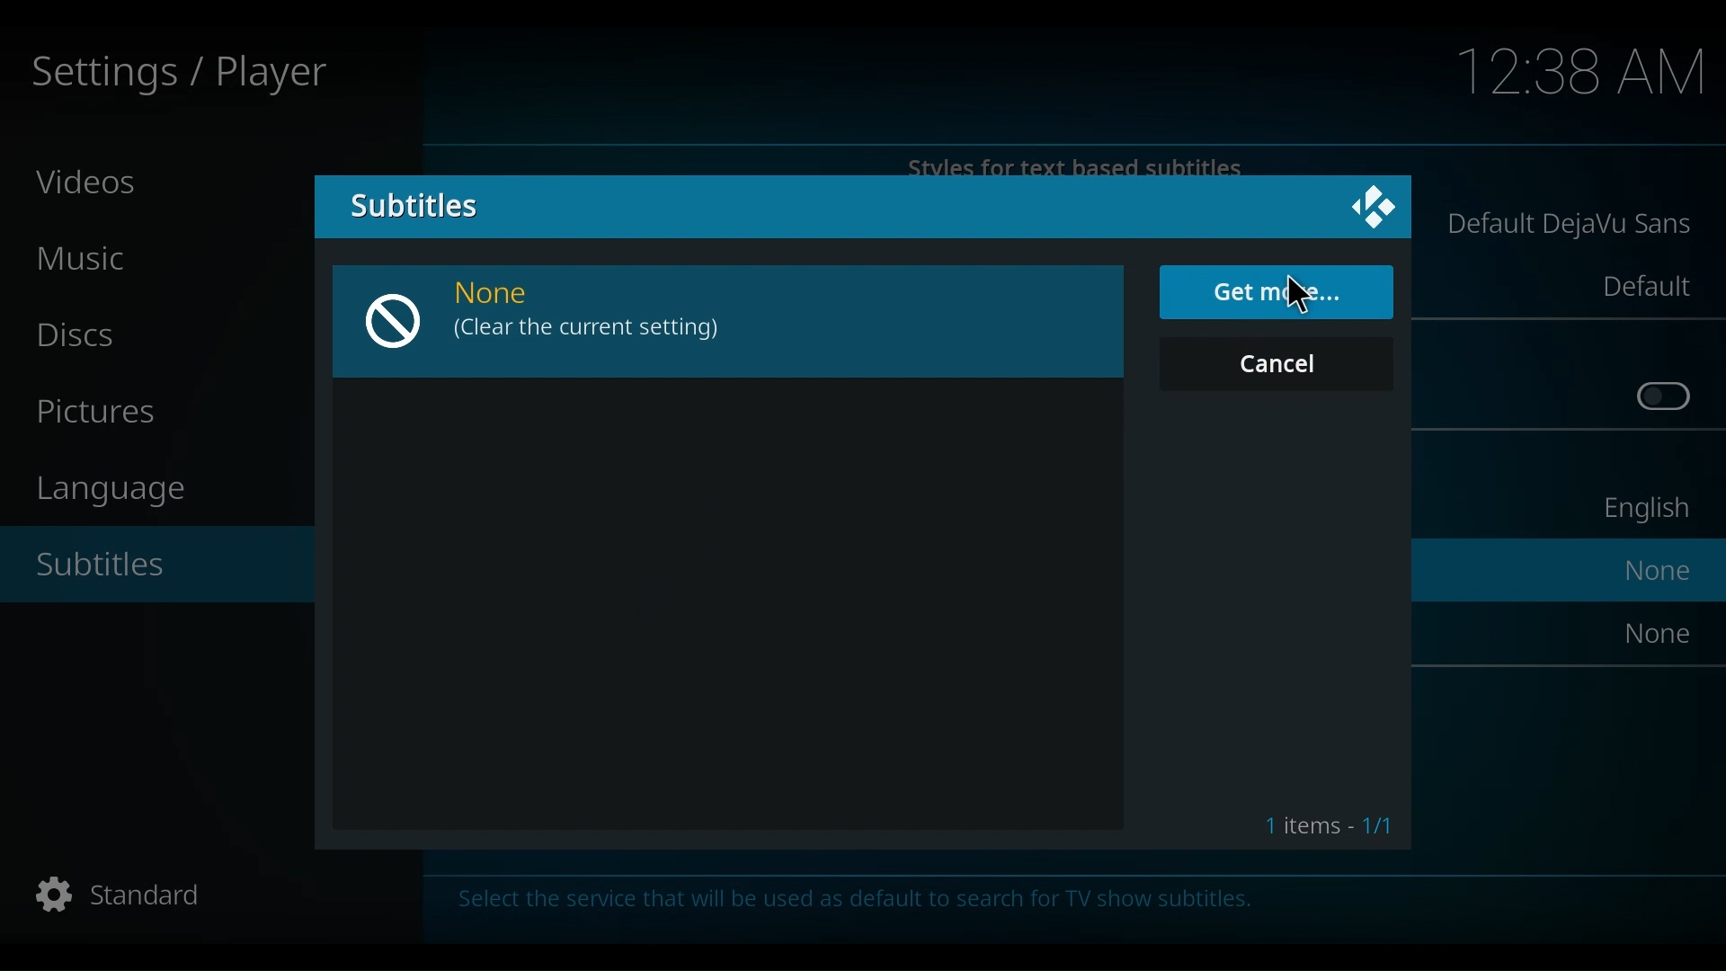 The height and width of the screenshot is (971, 1726). Describe the element at coordinates (89, 181) in the screenshot. I see `Videos` at that location.